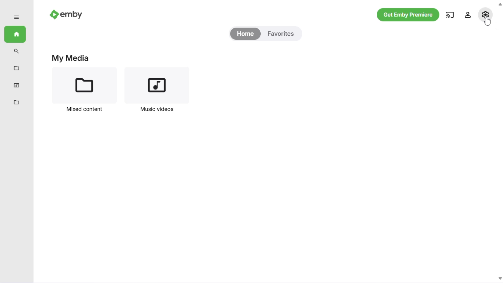  Describe the element at coordinates (486, 13) in the screenshot. I see `settings` at that location.